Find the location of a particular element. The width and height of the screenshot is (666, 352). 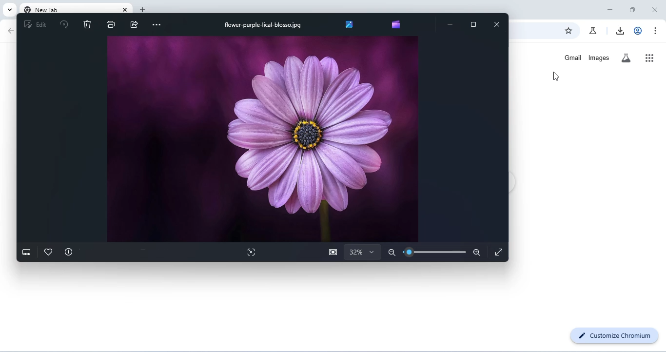

add bookmark is located at coordinates (568, 30).